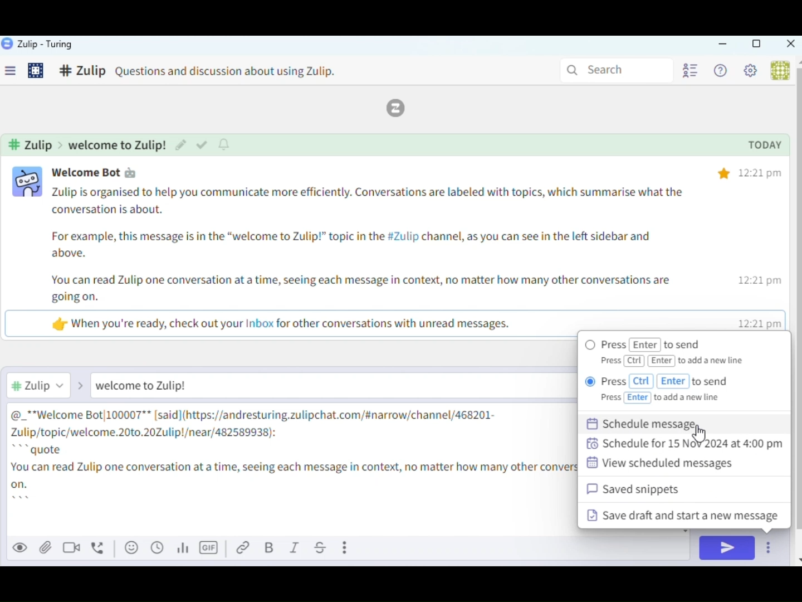  Describe the element at coordinates (790, 45) in the screenshot. I see `Close` at that location.